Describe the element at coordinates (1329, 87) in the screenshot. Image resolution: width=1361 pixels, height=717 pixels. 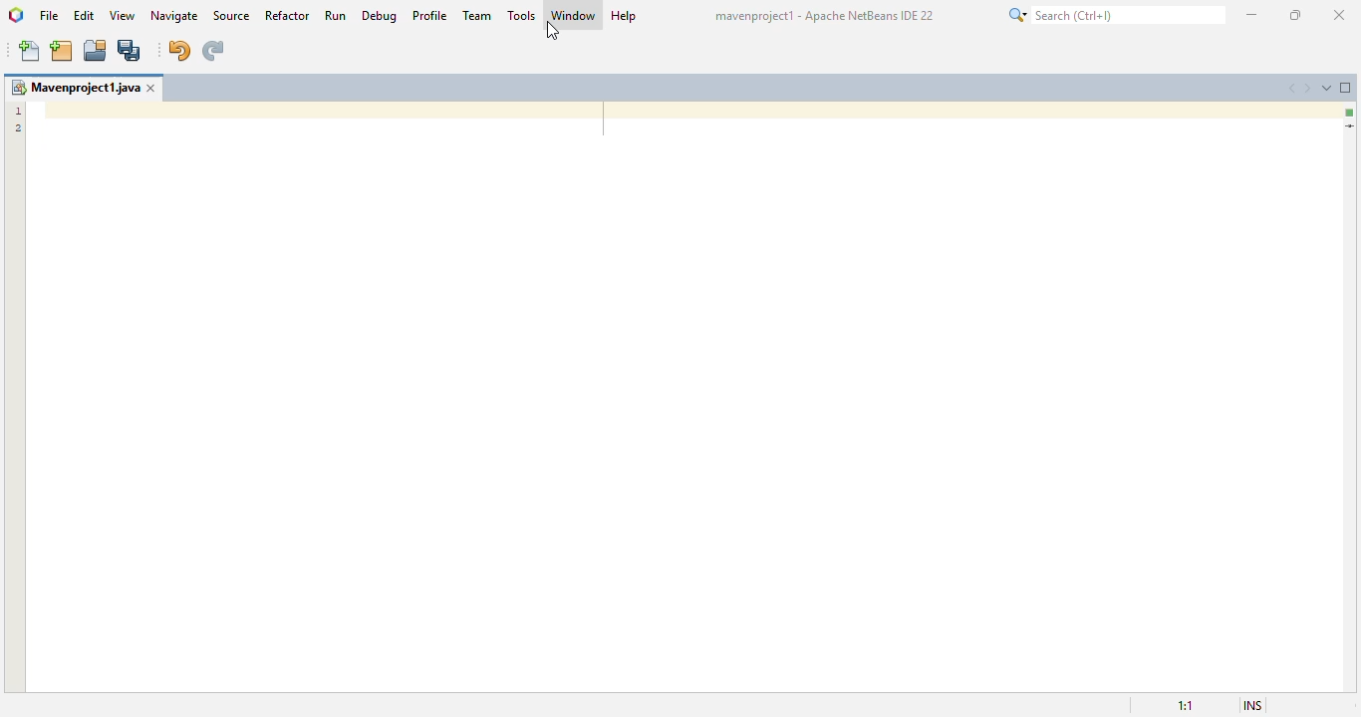
I see `show opened documents list` at that location.